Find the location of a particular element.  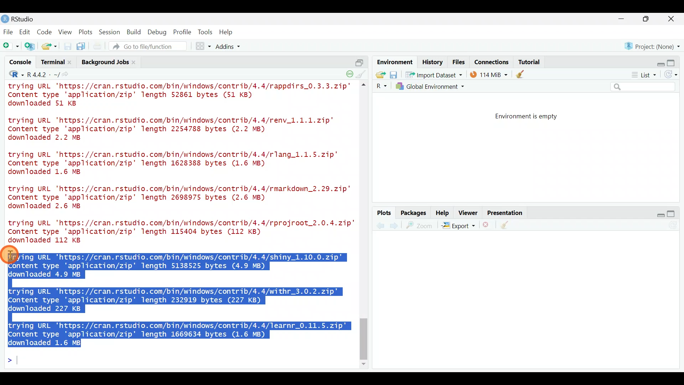

Go to file/function is located at coordinates (151, 46).